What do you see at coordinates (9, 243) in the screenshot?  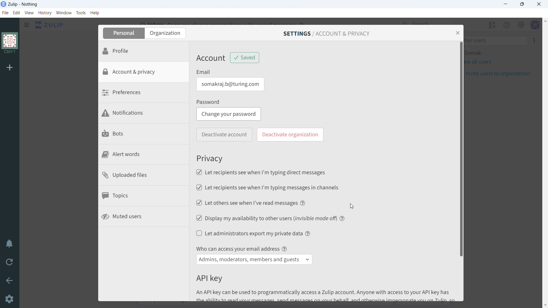 I see `enable do not disturb` at bounding box center [9, 243].